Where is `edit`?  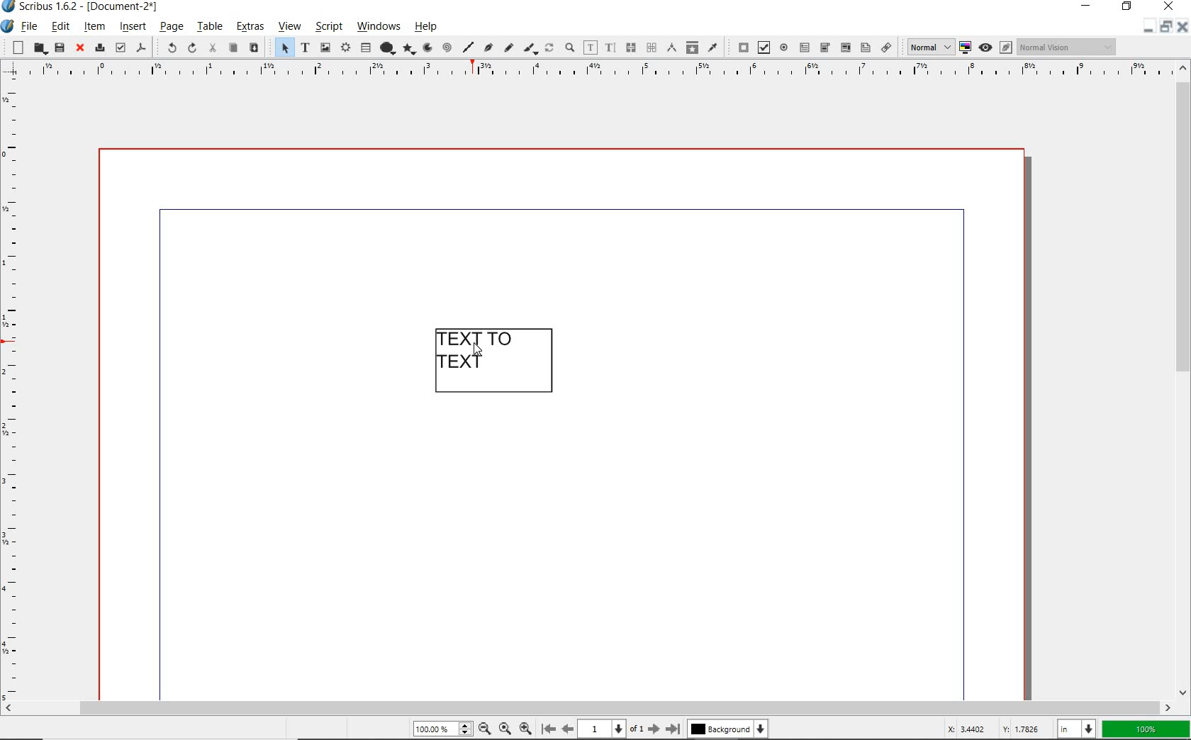
edit is located at coordinates (61, 26).